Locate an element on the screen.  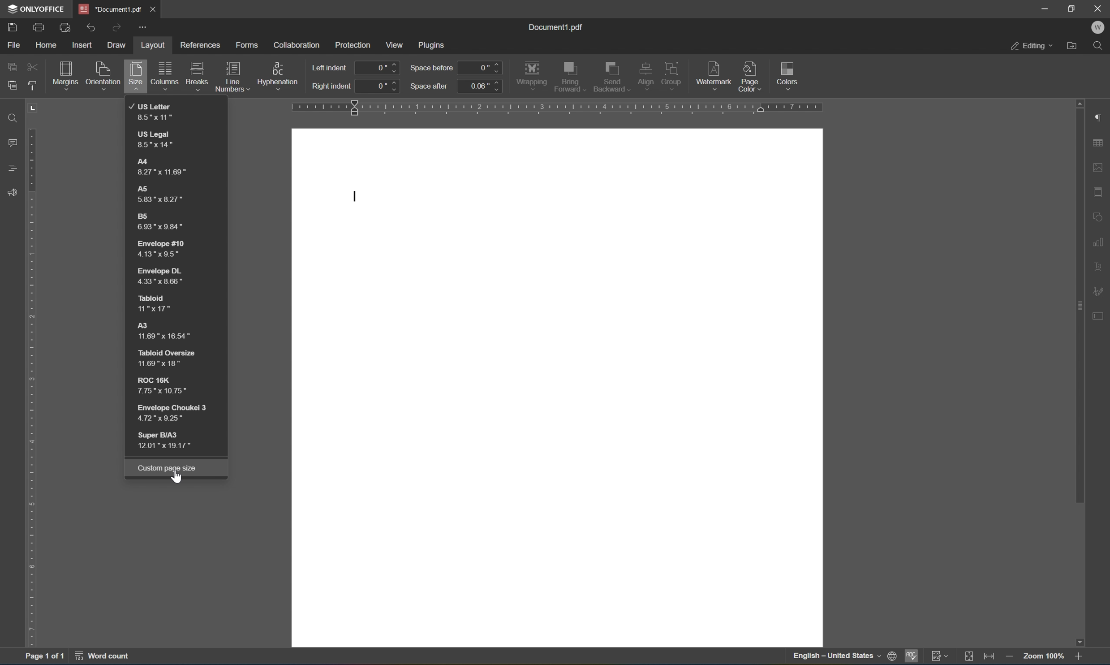
forms is located at coordinates (246, 43).